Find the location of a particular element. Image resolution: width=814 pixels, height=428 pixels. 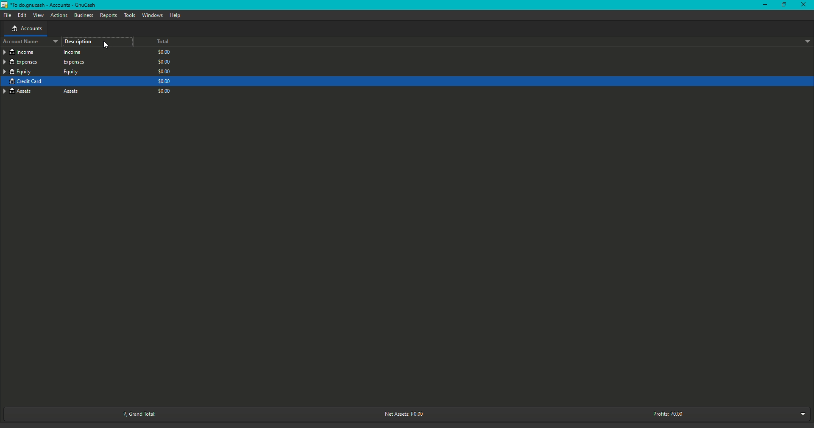

Gnucash is located at coordinates (51, 7).